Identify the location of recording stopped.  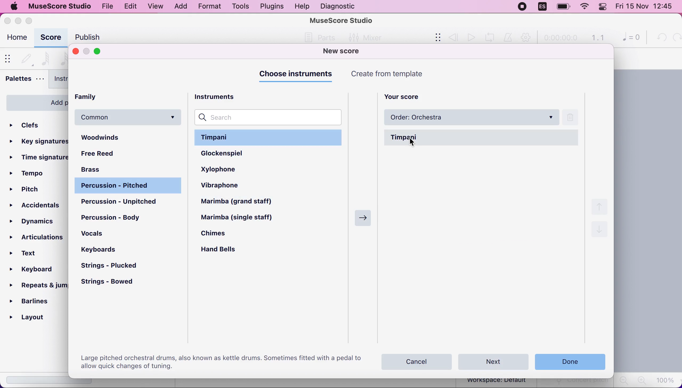
(522, 7).